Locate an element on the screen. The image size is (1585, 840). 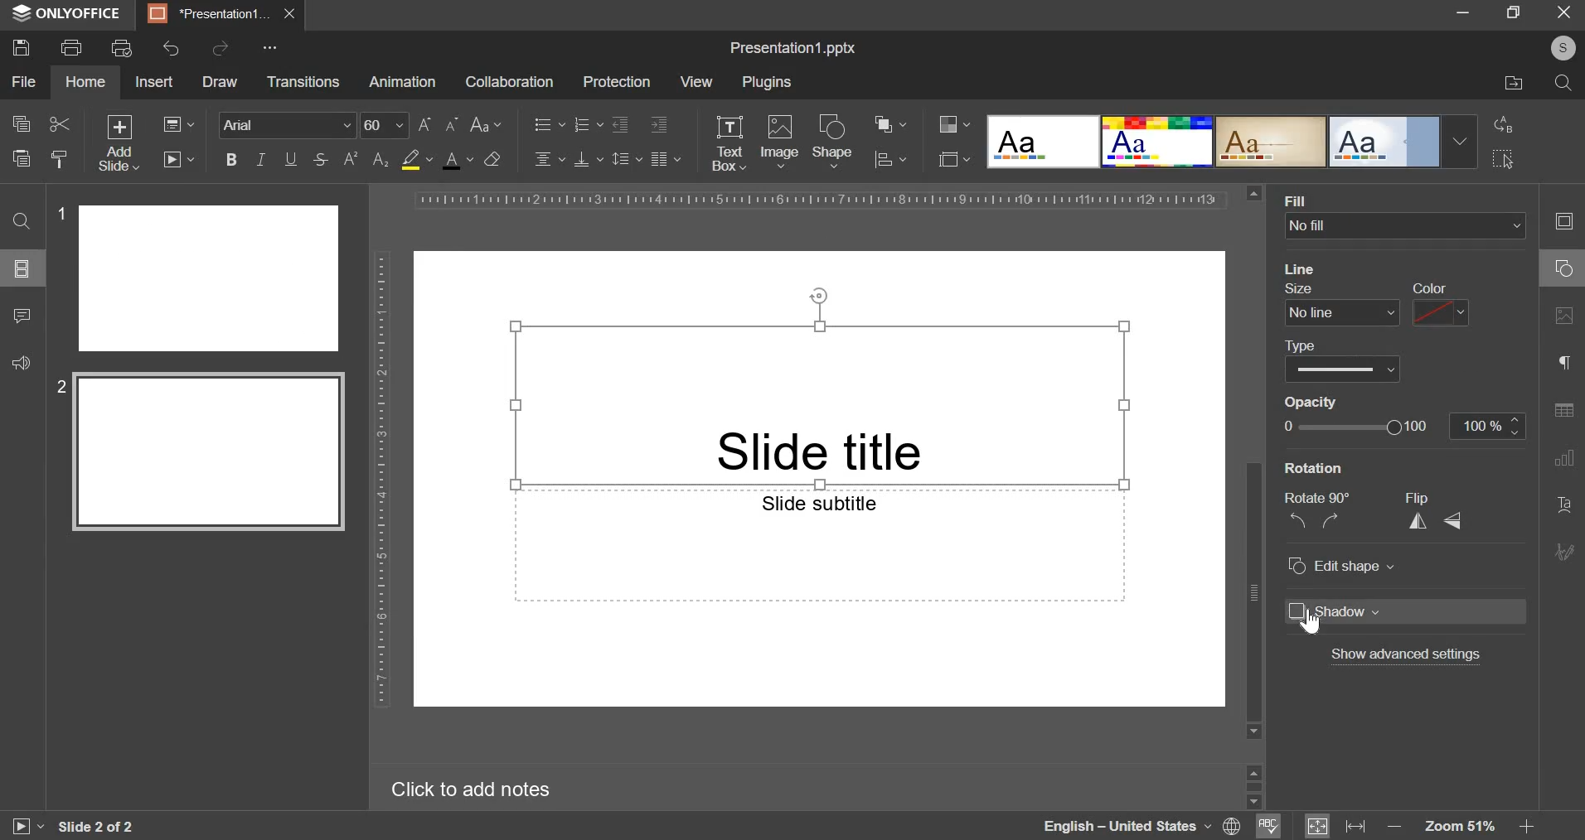
shadow is located at coordinates (1405, 611).